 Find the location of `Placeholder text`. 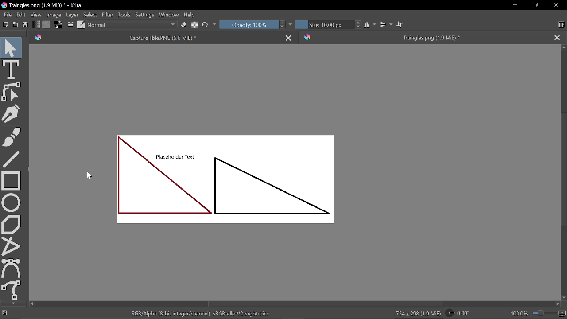

Placeholder text is located at coordinates (177, 156).